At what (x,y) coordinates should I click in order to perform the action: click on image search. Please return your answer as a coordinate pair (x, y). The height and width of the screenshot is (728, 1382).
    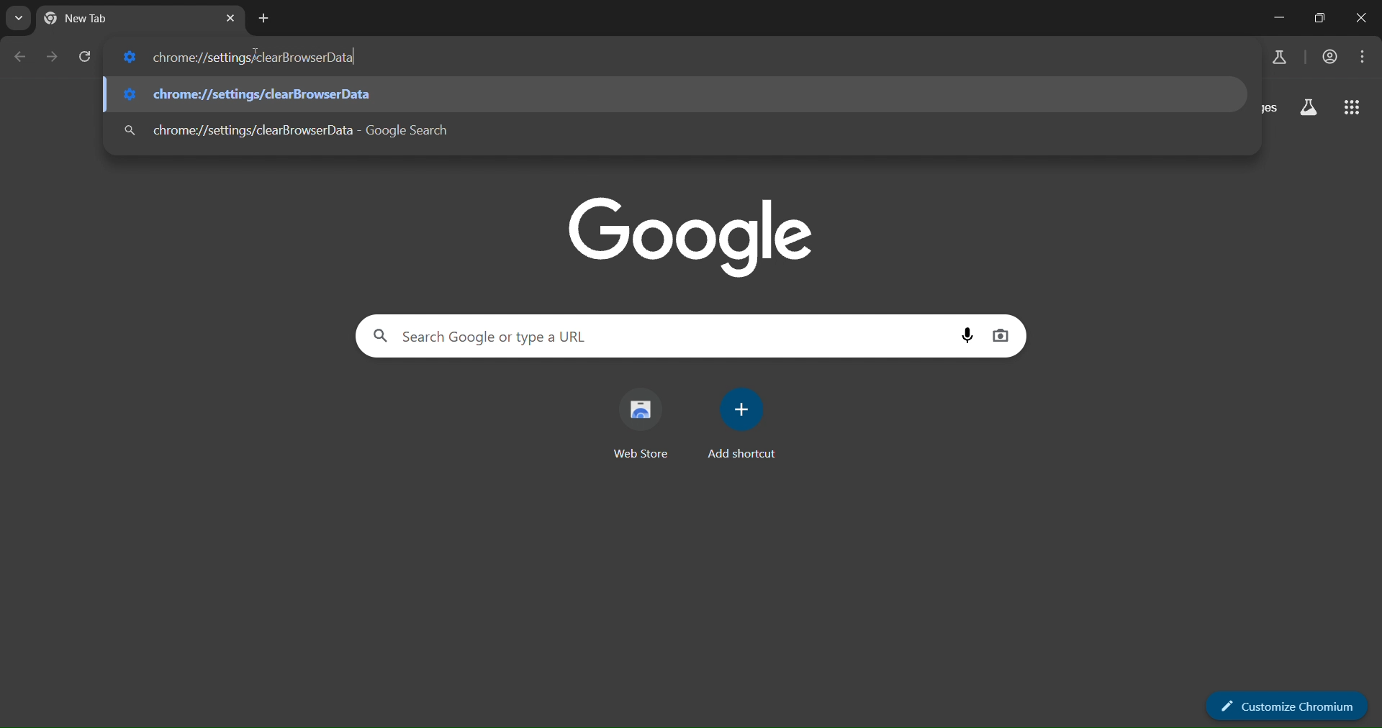
    Looking at the image, I should click on (1004, 335).